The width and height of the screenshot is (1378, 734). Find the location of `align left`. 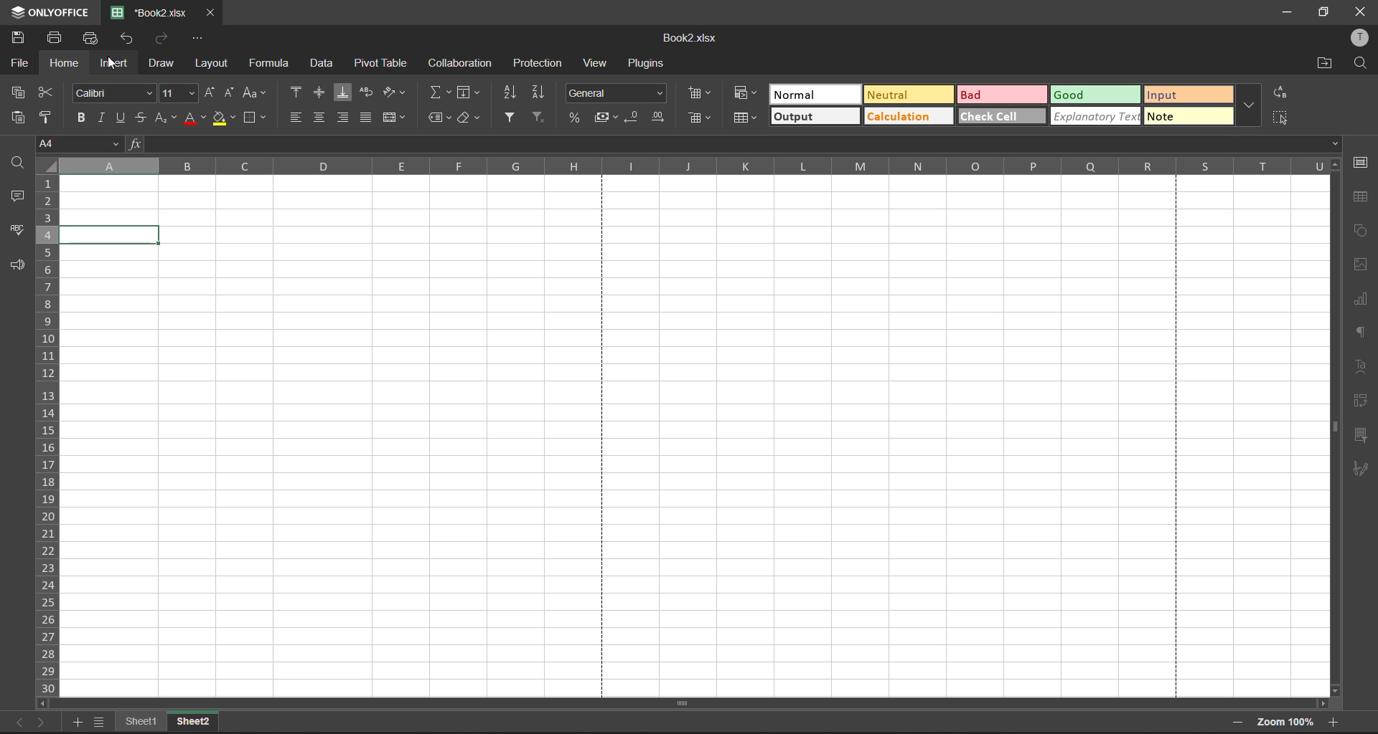

align left is located at coordinates (297, 117).